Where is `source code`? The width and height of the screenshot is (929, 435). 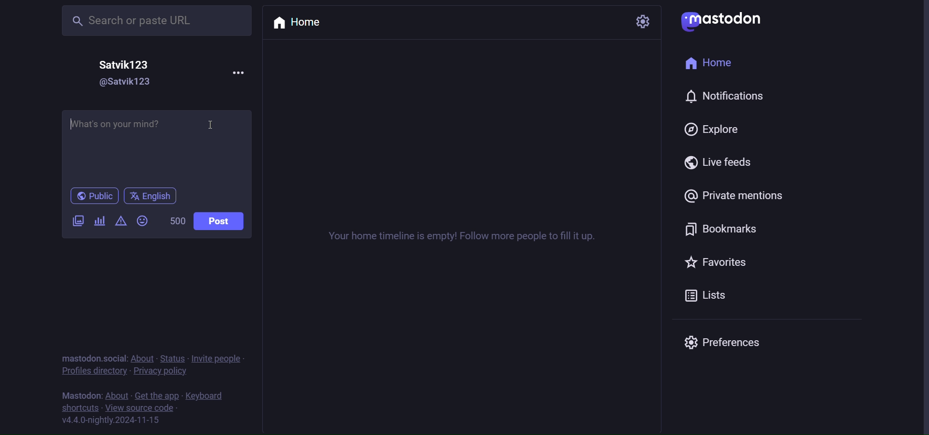
source code is located at coordinates (141, 409).